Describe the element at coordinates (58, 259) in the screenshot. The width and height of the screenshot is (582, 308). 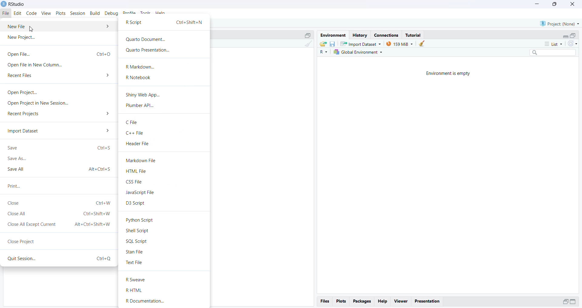
I see `Quit Session... Ctri+Q` at that location.